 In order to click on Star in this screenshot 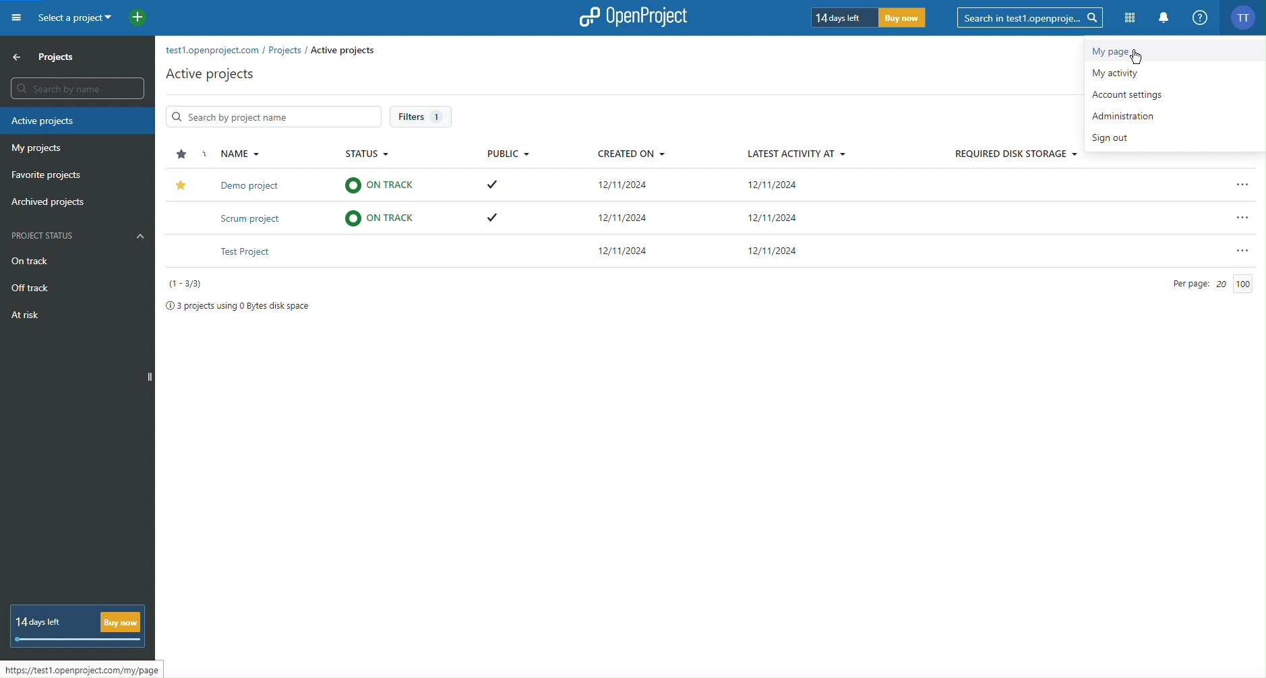, I will do `click(178, 155)`.